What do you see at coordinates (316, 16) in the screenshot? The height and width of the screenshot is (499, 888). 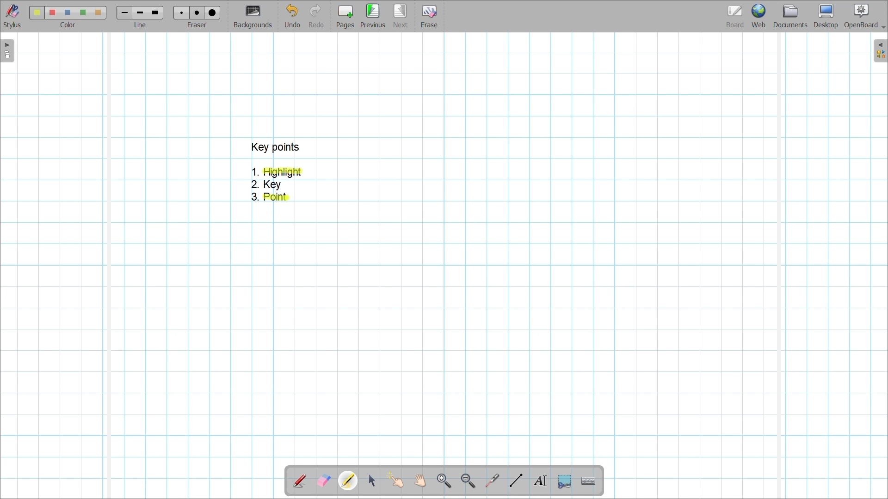 I see `Redo` at bounding box center [316, 16].